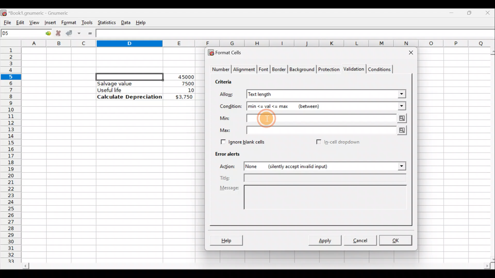 Image resolution: width=495 pixels, height=278 pixels. Describe the element at coordinates (87, 22) in the screenshot. I see `Tools` at that location.